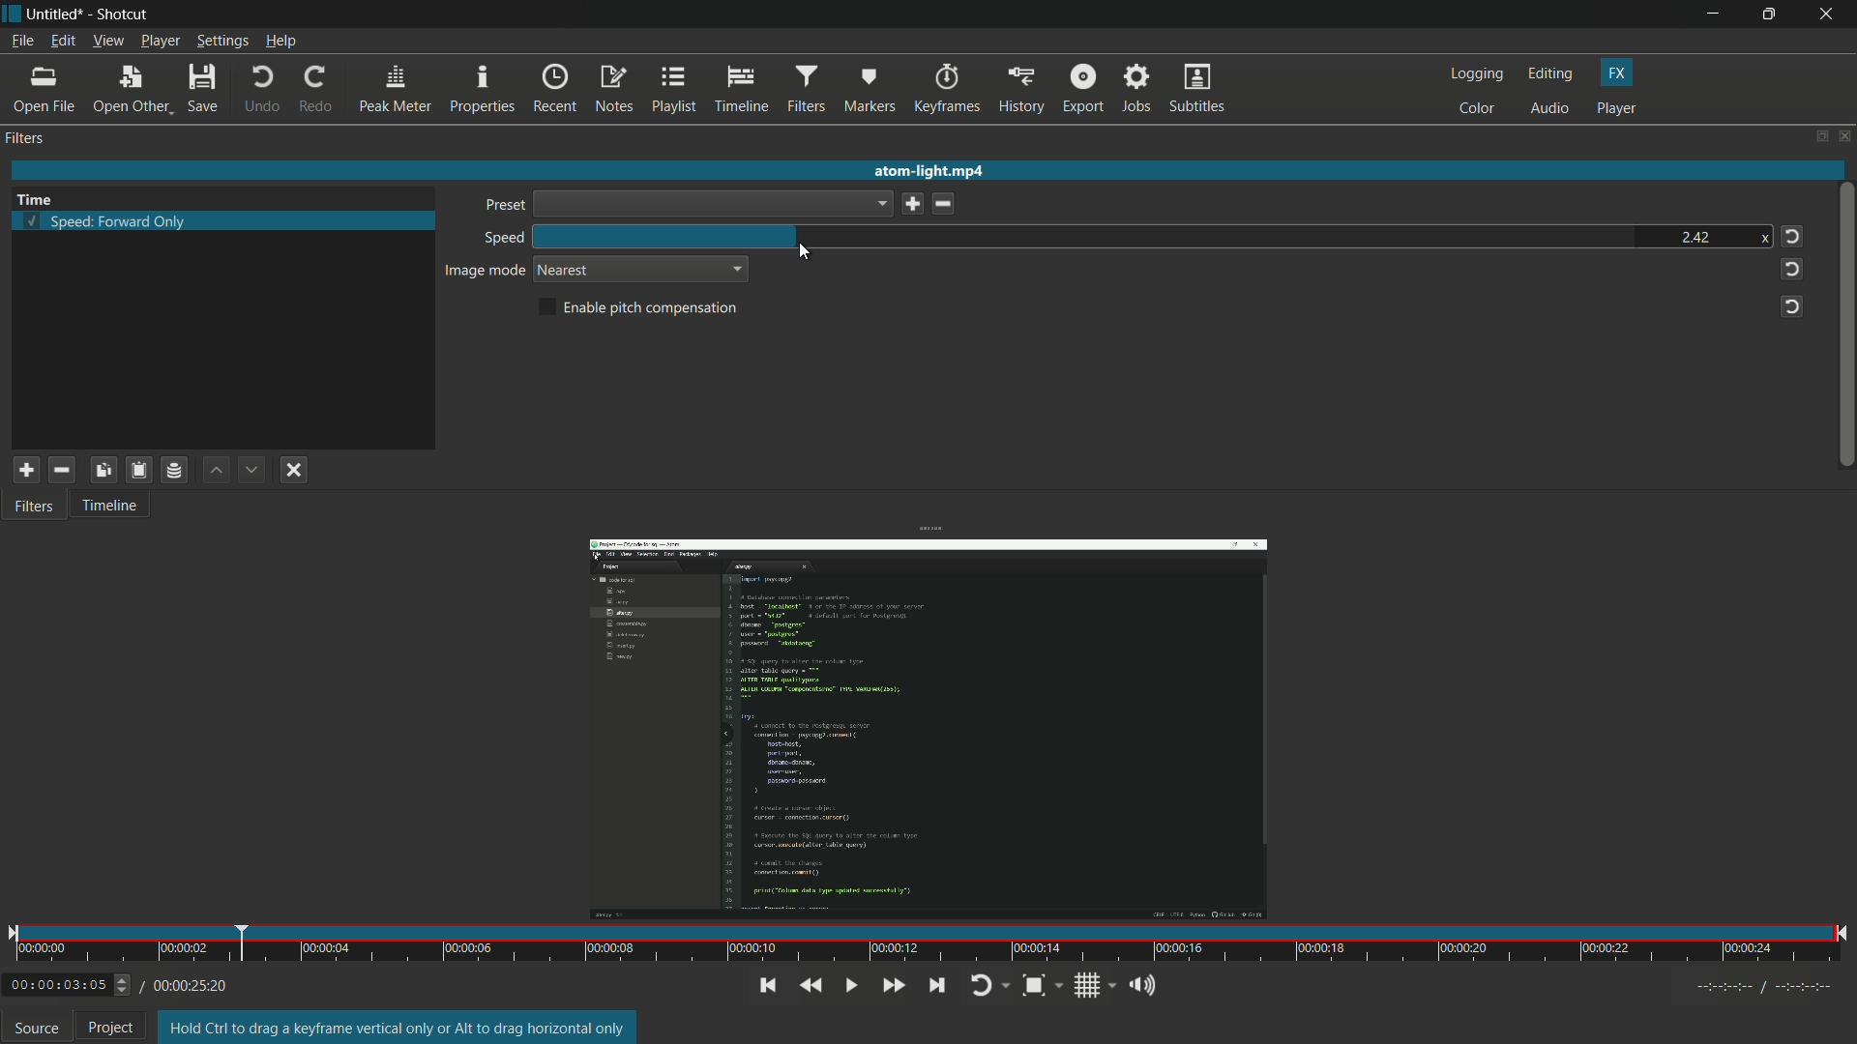 The height and width of the screenshot is (1044, 1857). What do you see at coordinates (741, 91) in the screenshot?
I see `timeline` at bounding box center [741, 91].